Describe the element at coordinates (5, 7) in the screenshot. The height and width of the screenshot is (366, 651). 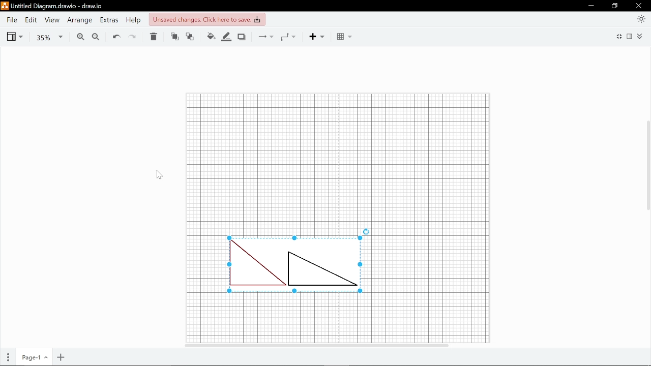
I see `logo` at that location.